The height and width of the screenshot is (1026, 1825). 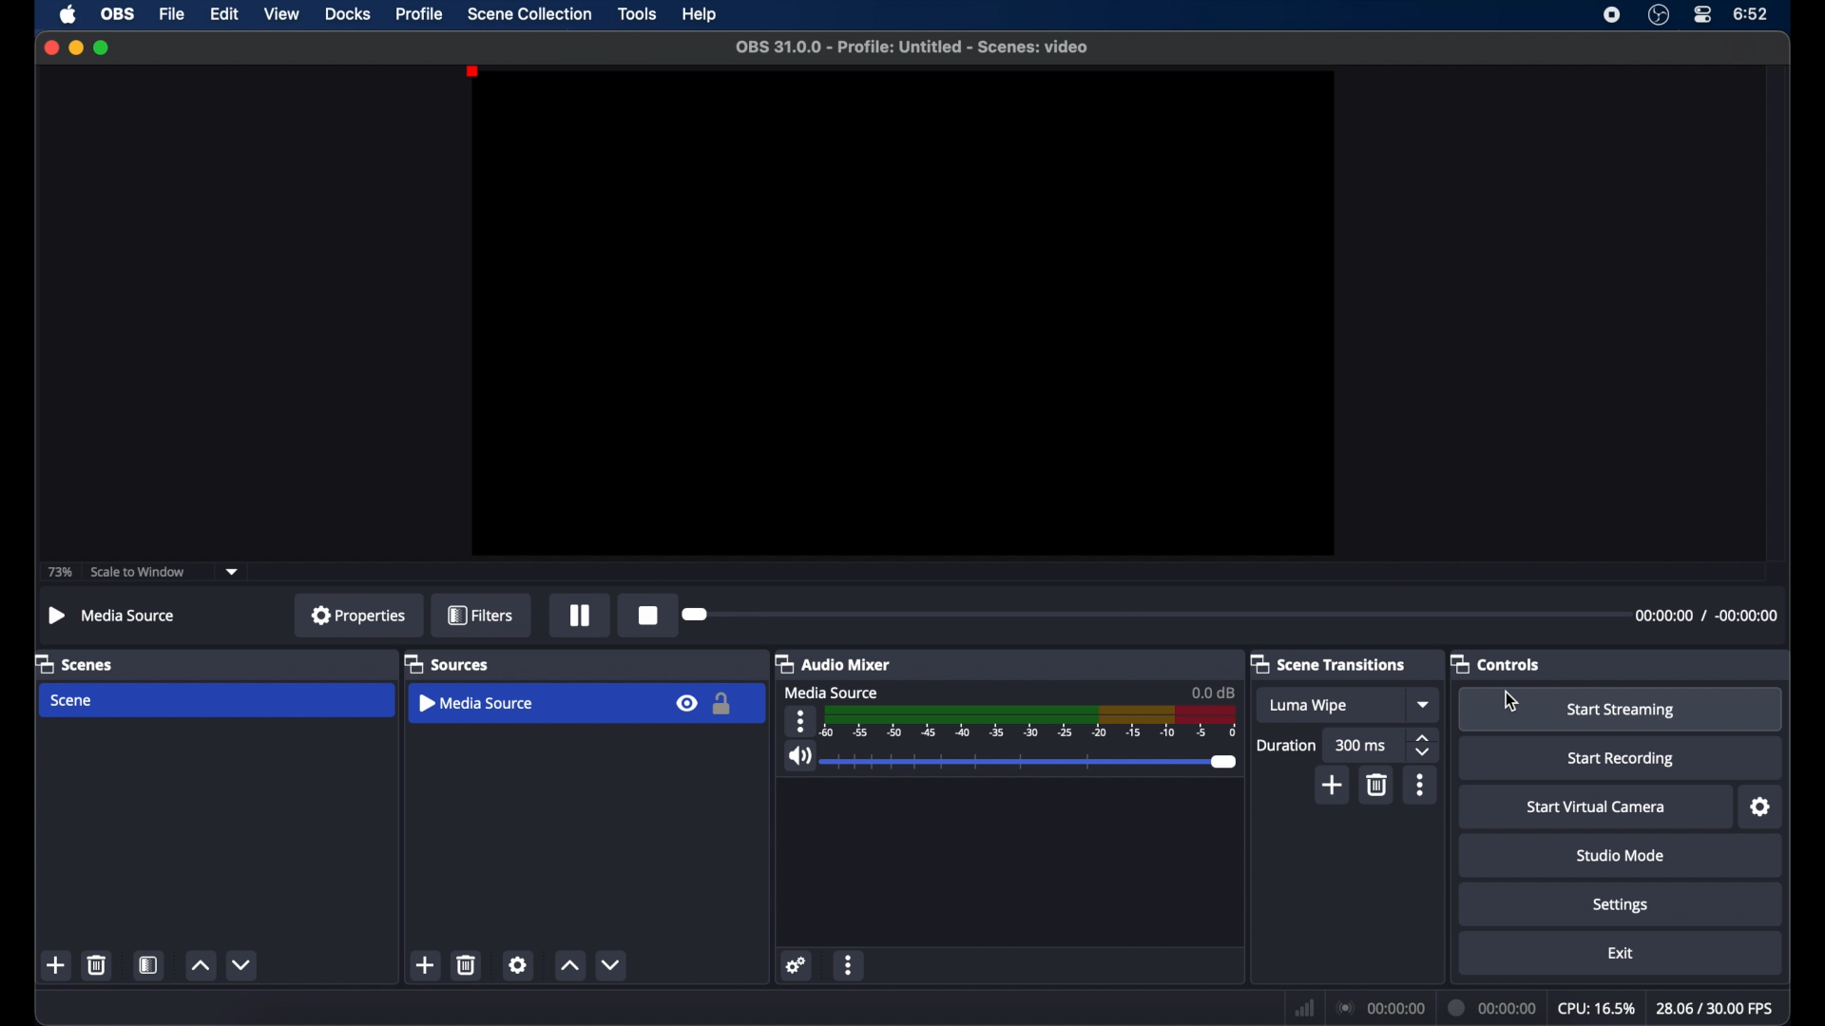 I want to click on obs, so click(x=121, y=14).